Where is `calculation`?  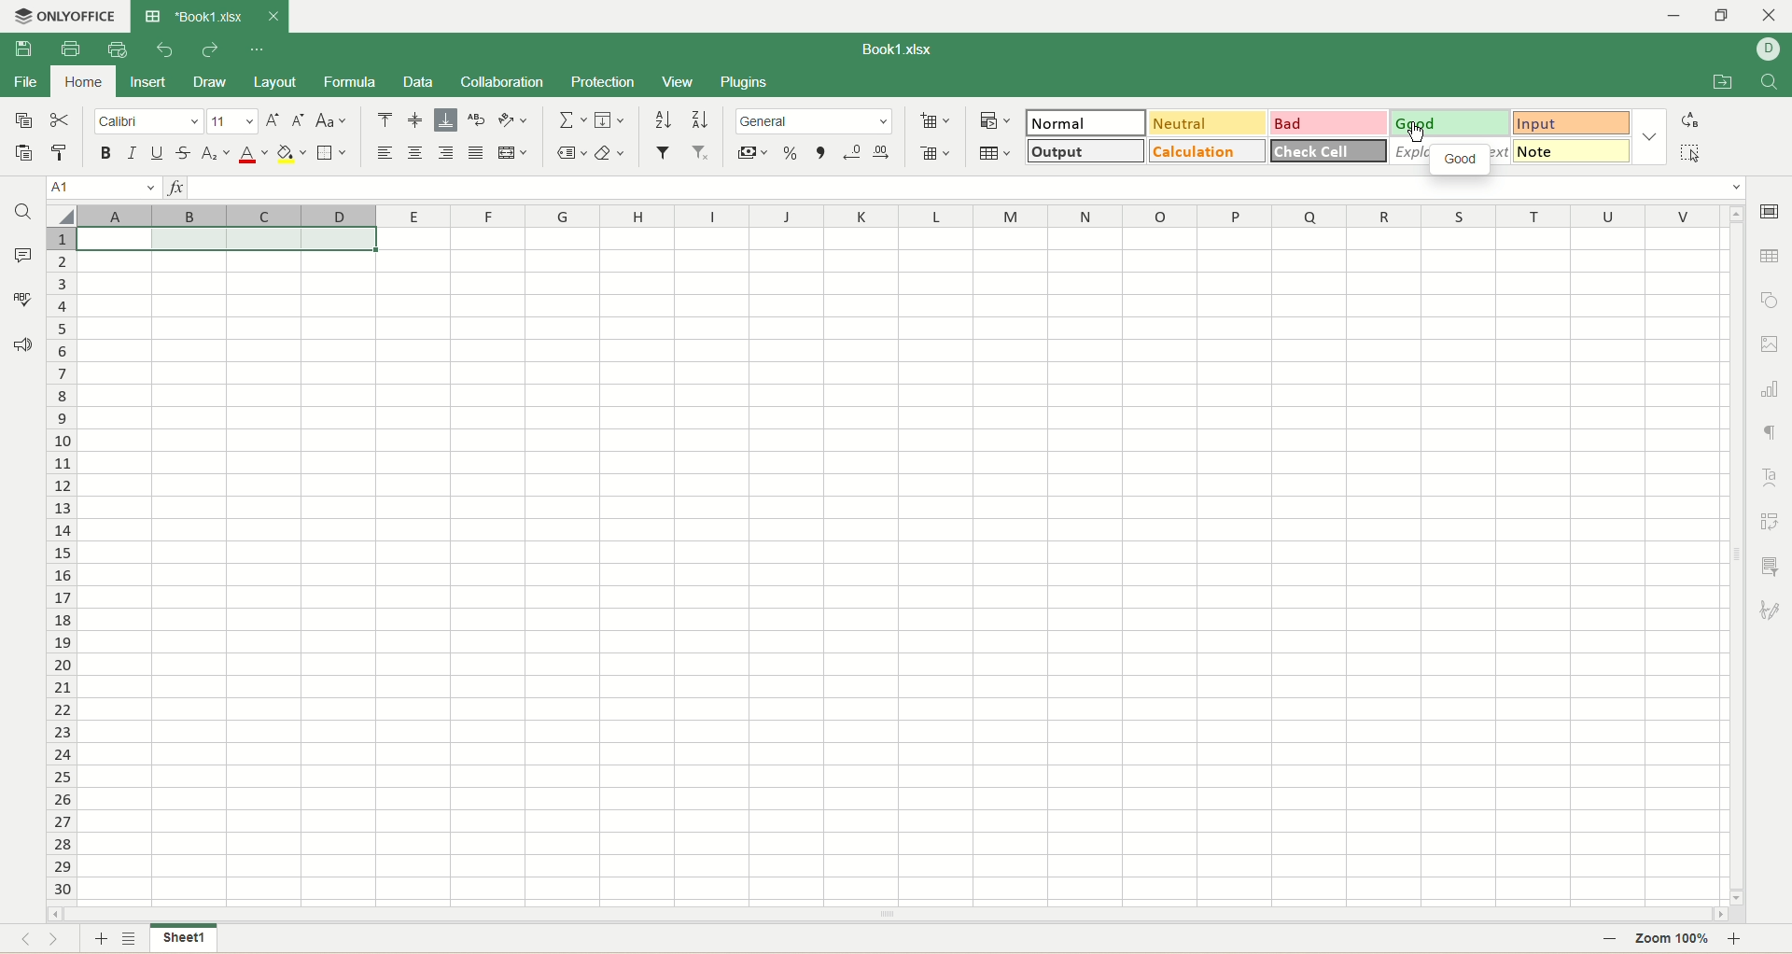
calculation is located at coordinates (1203, 151).